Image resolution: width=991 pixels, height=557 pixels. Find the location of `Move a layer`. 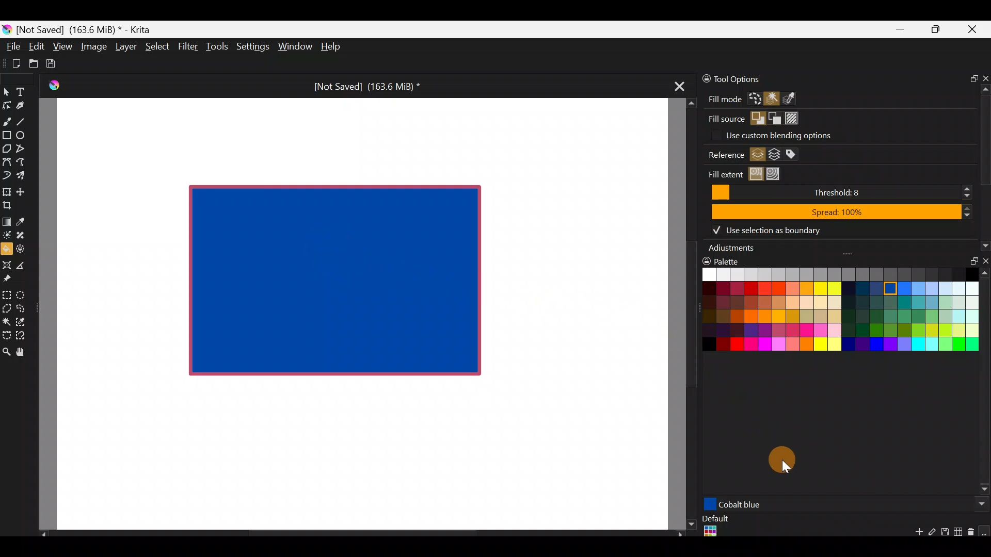

Move a layer is located at coordinates (24, 191).